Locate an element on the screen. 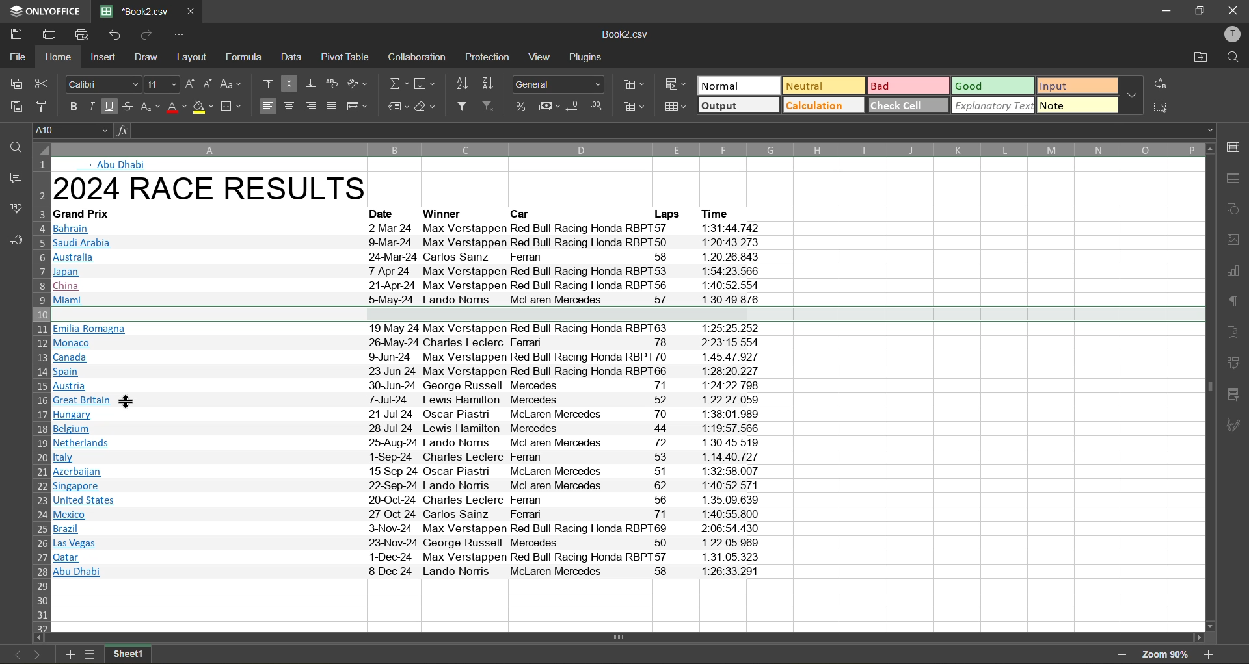 The height and width of the screenshot is (664, 1249). pivot table is located at coordinates (1238, 365).